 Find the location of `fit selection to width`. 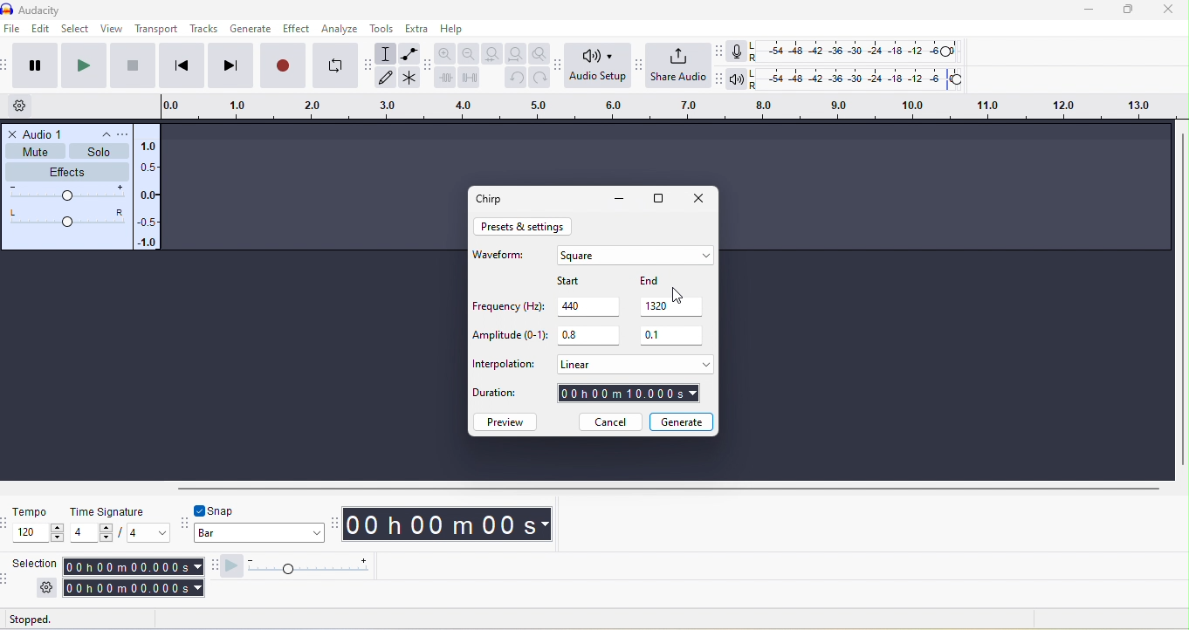

fit selection to width is located at coordinates (490, 53).